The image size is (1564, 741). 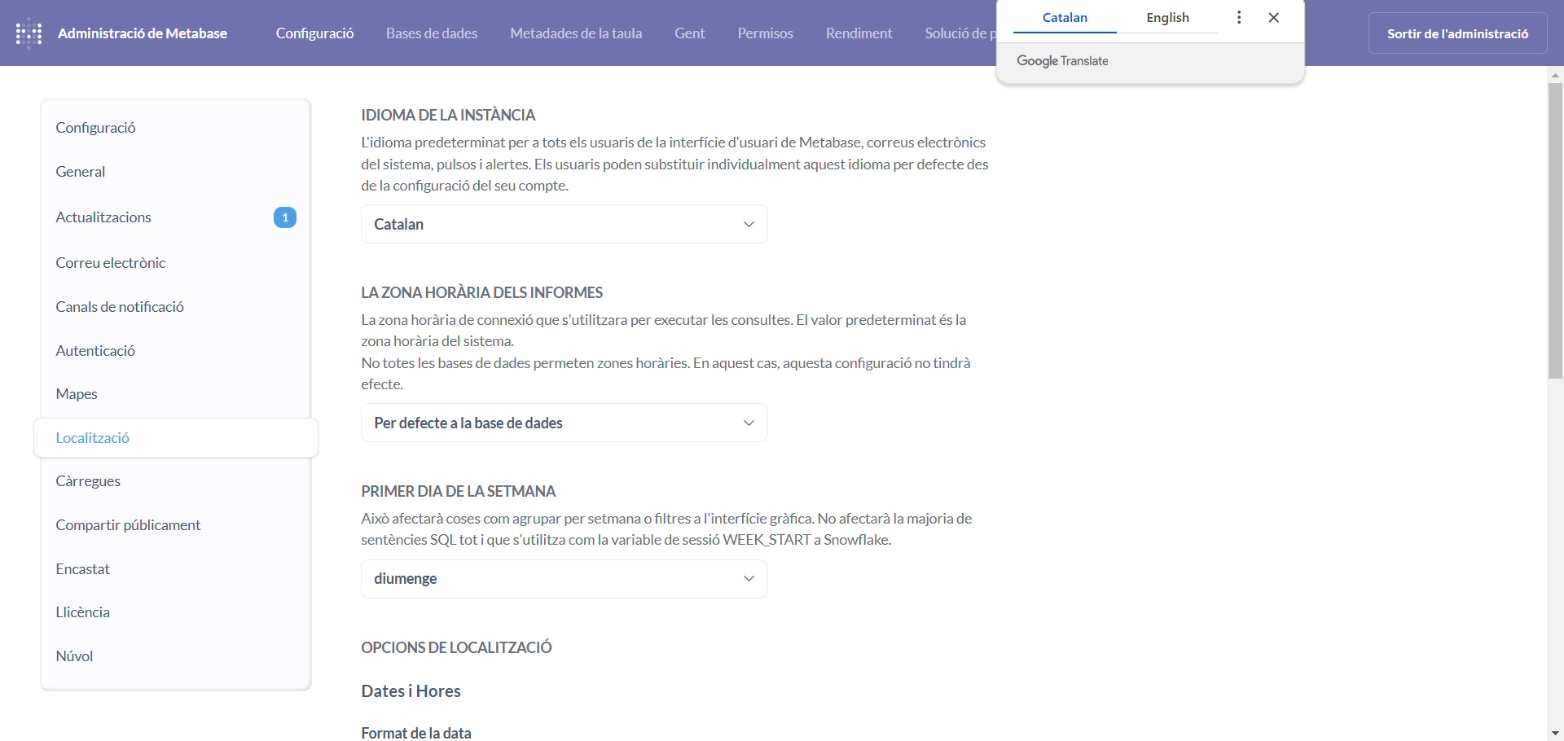 What do you see at coordinates (155, 652) in the screenshot?
I see `cloud` at bounding box center [155, 652].